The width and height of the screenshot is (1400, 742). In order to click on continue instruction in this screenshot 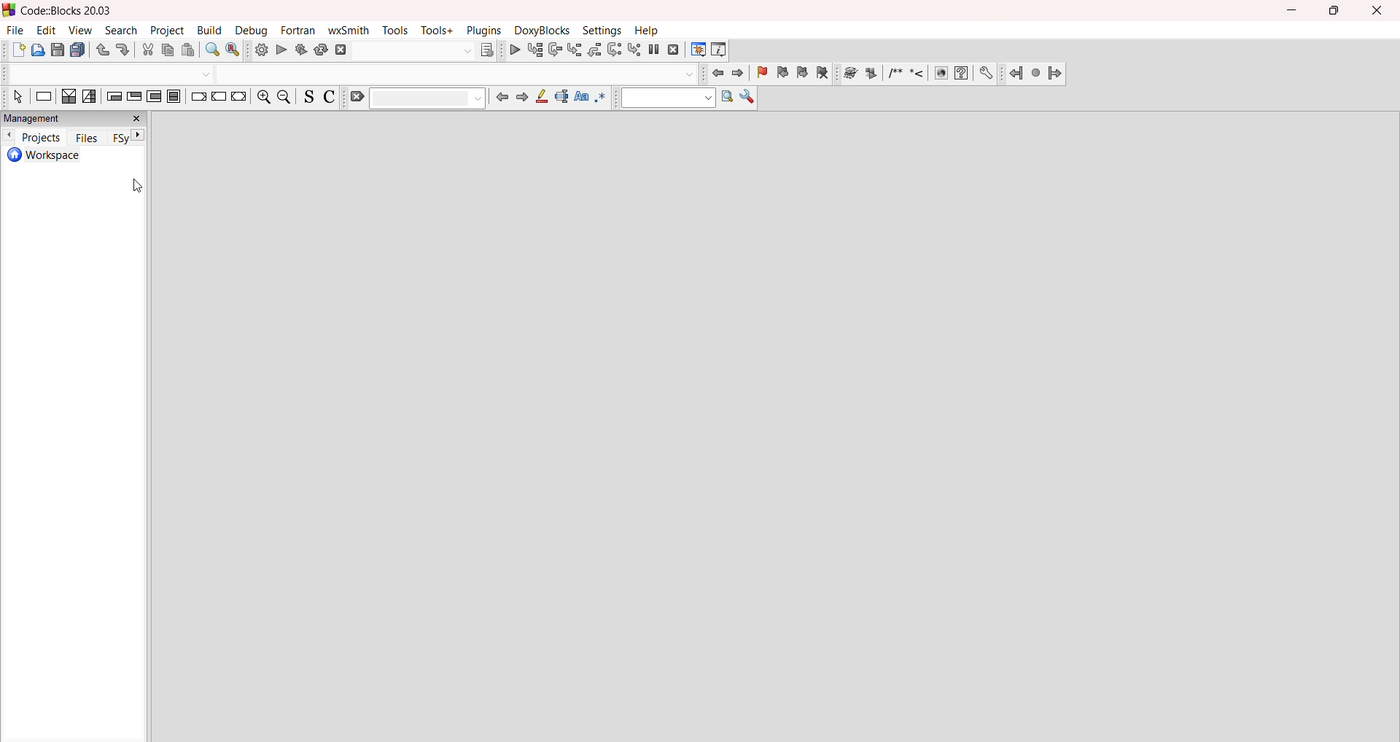, I will do `click(219, 97)`.